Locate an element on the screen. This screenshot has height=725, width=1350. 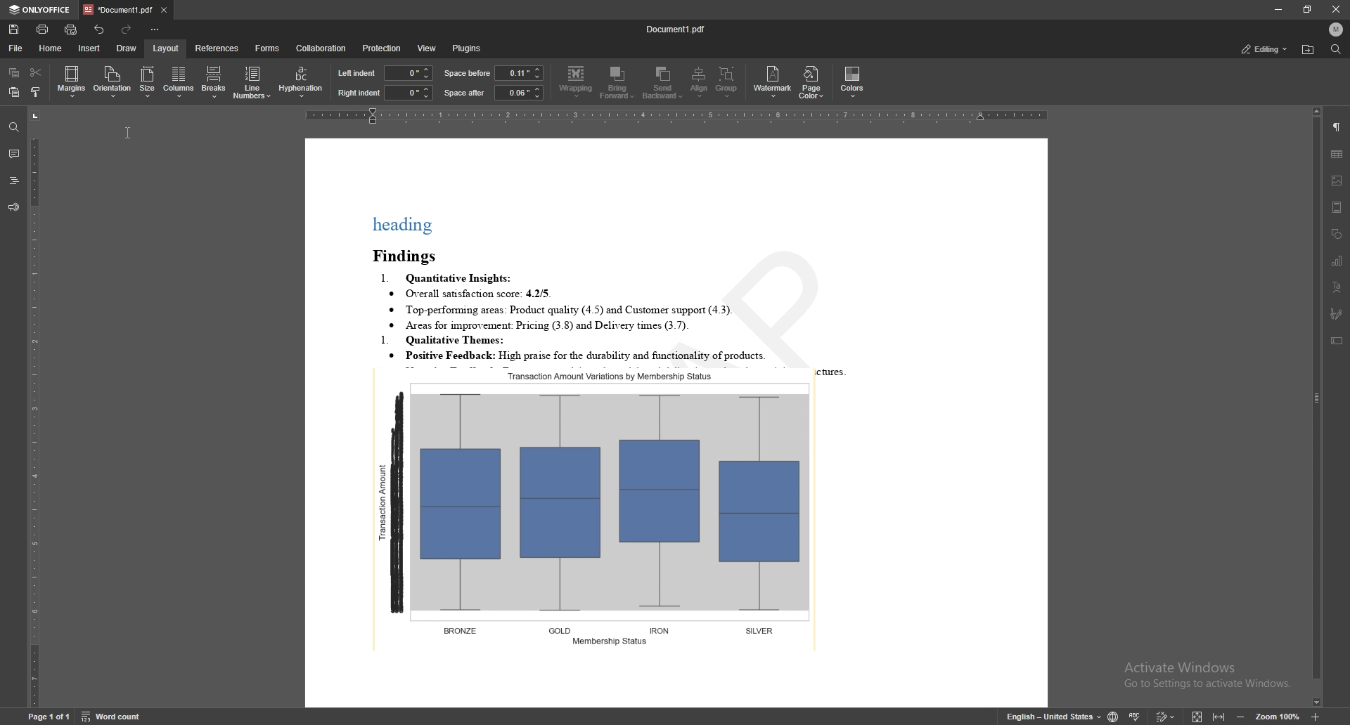
profile is located at coordinates (1337, 30).